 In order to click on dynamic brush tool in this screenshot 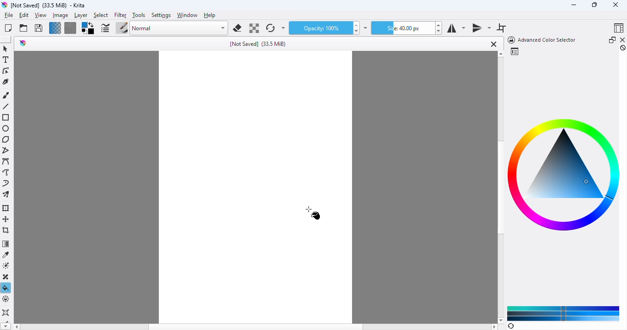, I will do `click(6, 183)`.